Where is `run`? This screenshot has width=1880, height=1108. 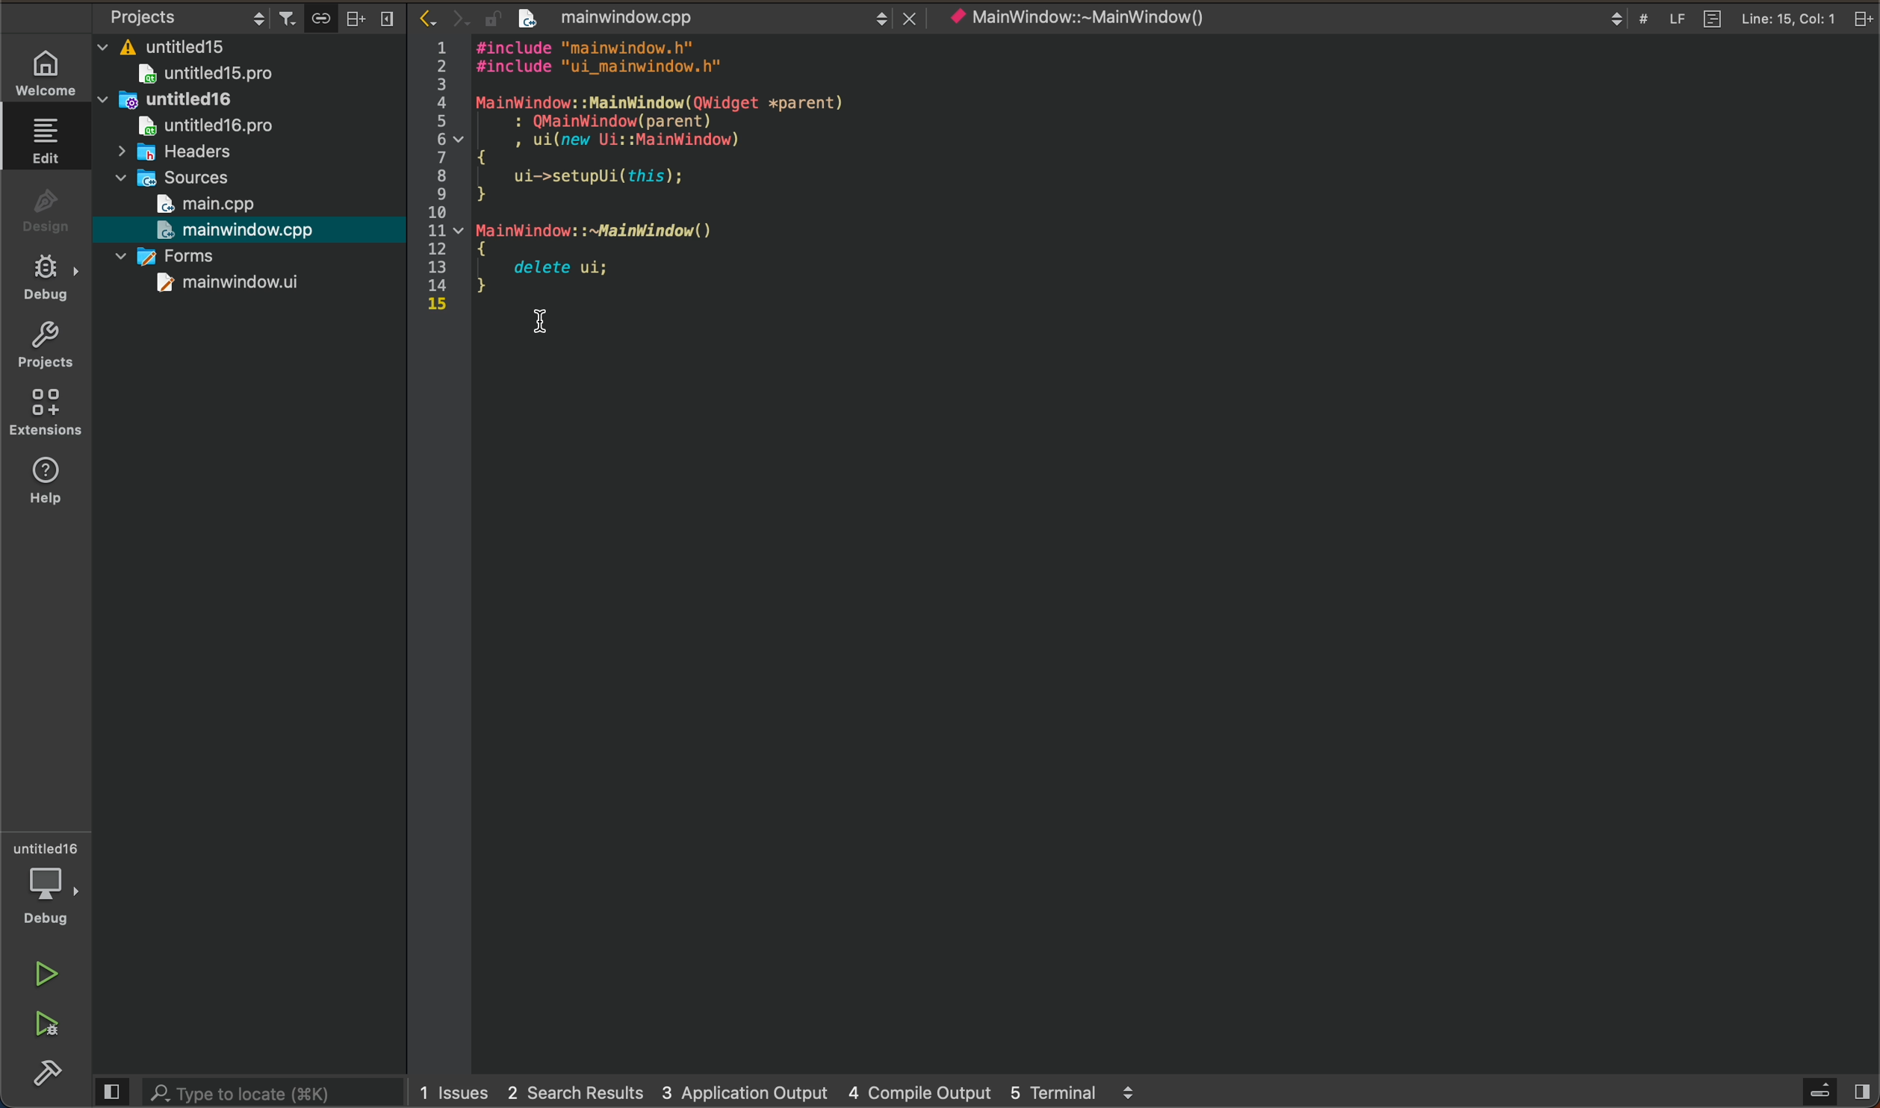
run is located at coordinates (51, 974).